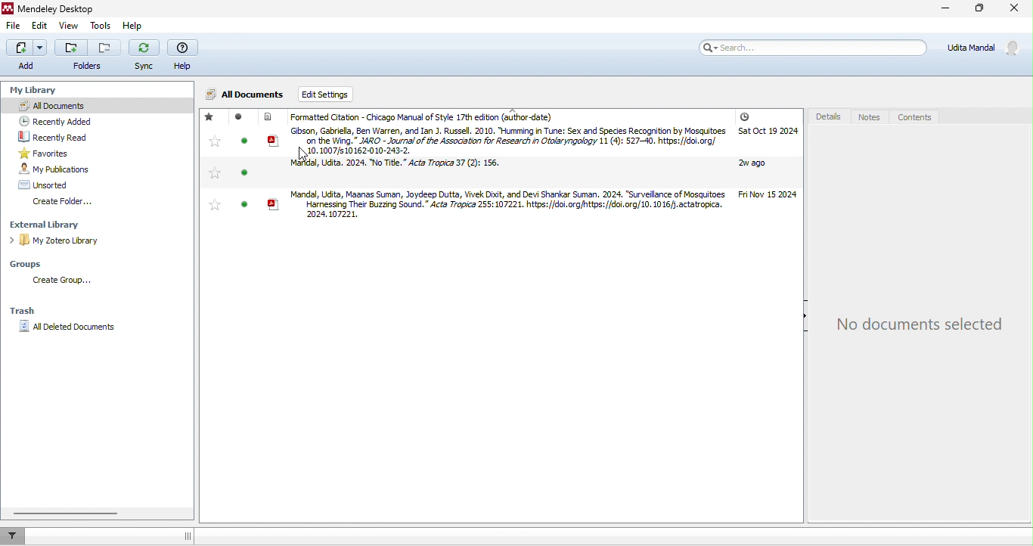 Image resolution: width=1033 pixels, height=546 pixels. I want to click on horizontal scroll bar, so click(67, 512).